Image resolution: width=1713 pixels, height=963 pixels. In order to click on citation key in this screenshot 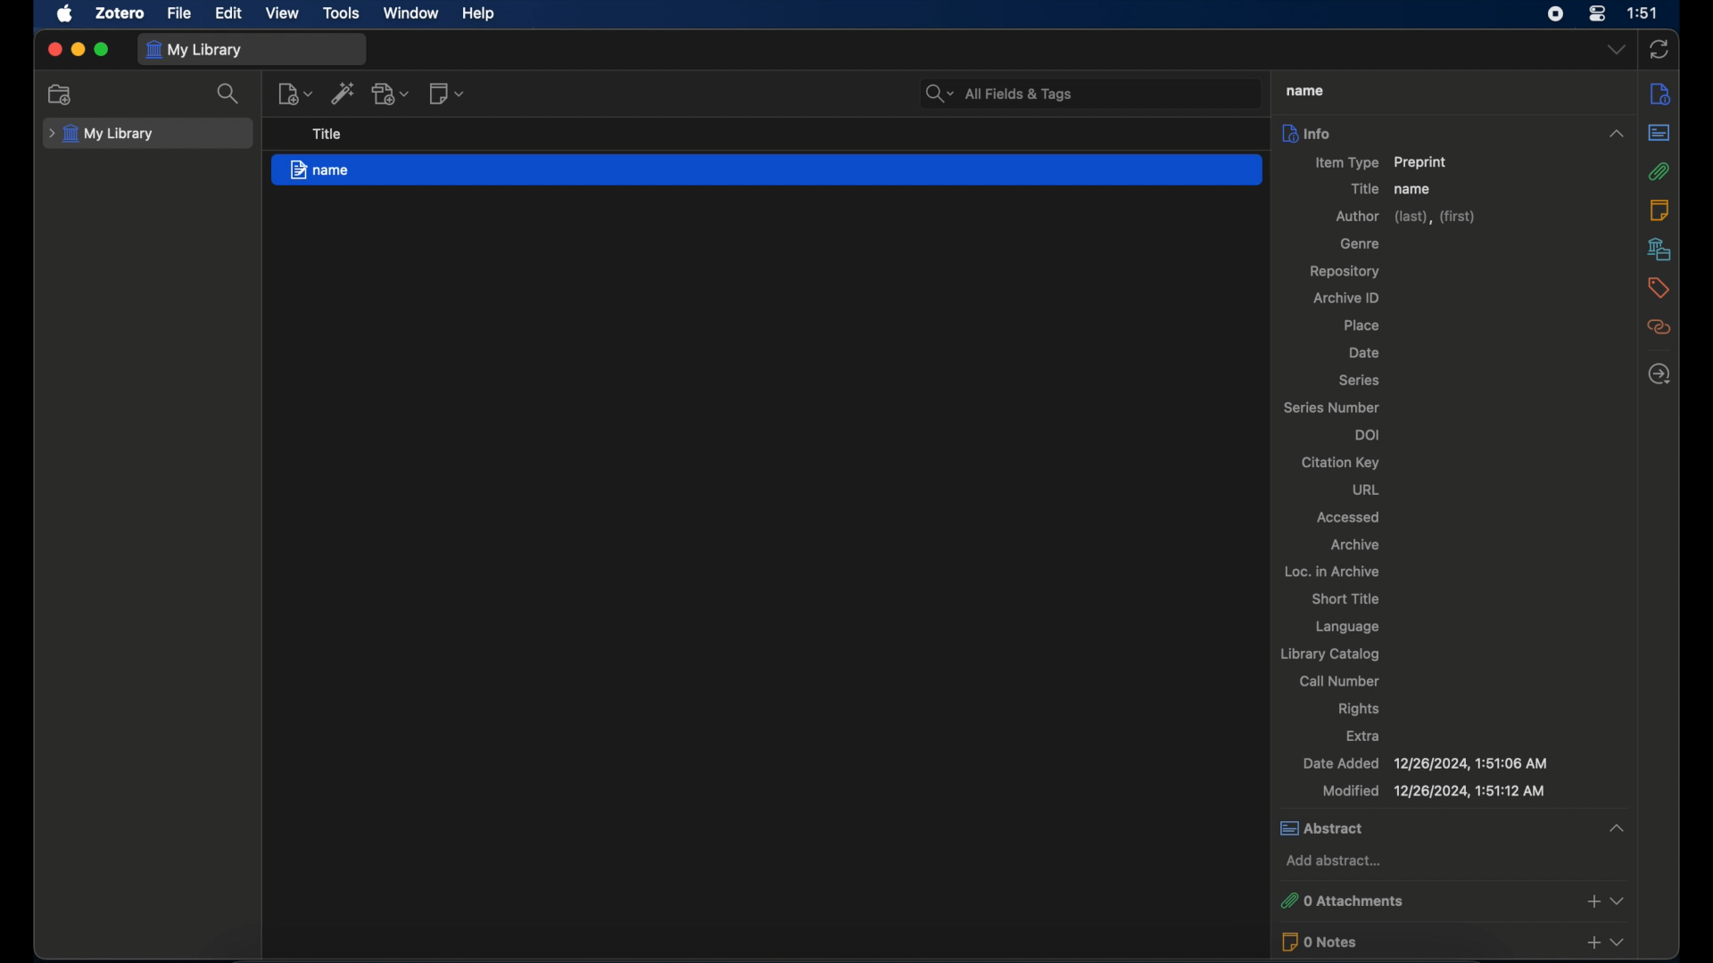, I will do `click(1343, 463)`.